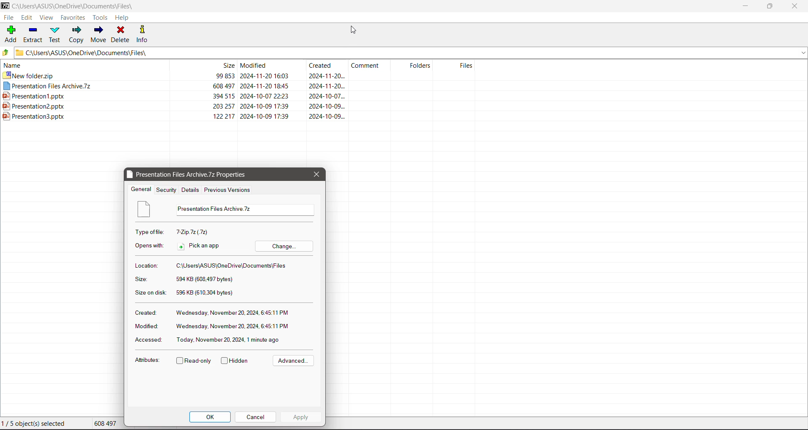 The image size is (808, 430). I want to click on Modified, so click(148, 327).